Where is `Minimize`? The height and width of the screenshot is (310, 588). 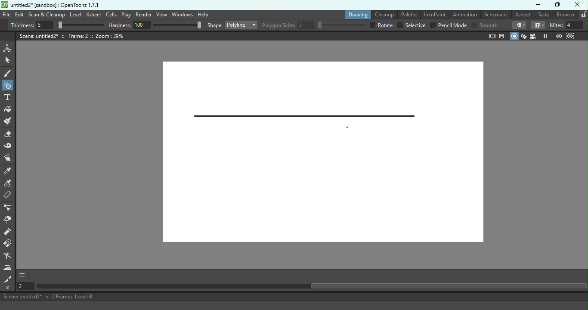
Minimize is located at coordinates (538, 5).